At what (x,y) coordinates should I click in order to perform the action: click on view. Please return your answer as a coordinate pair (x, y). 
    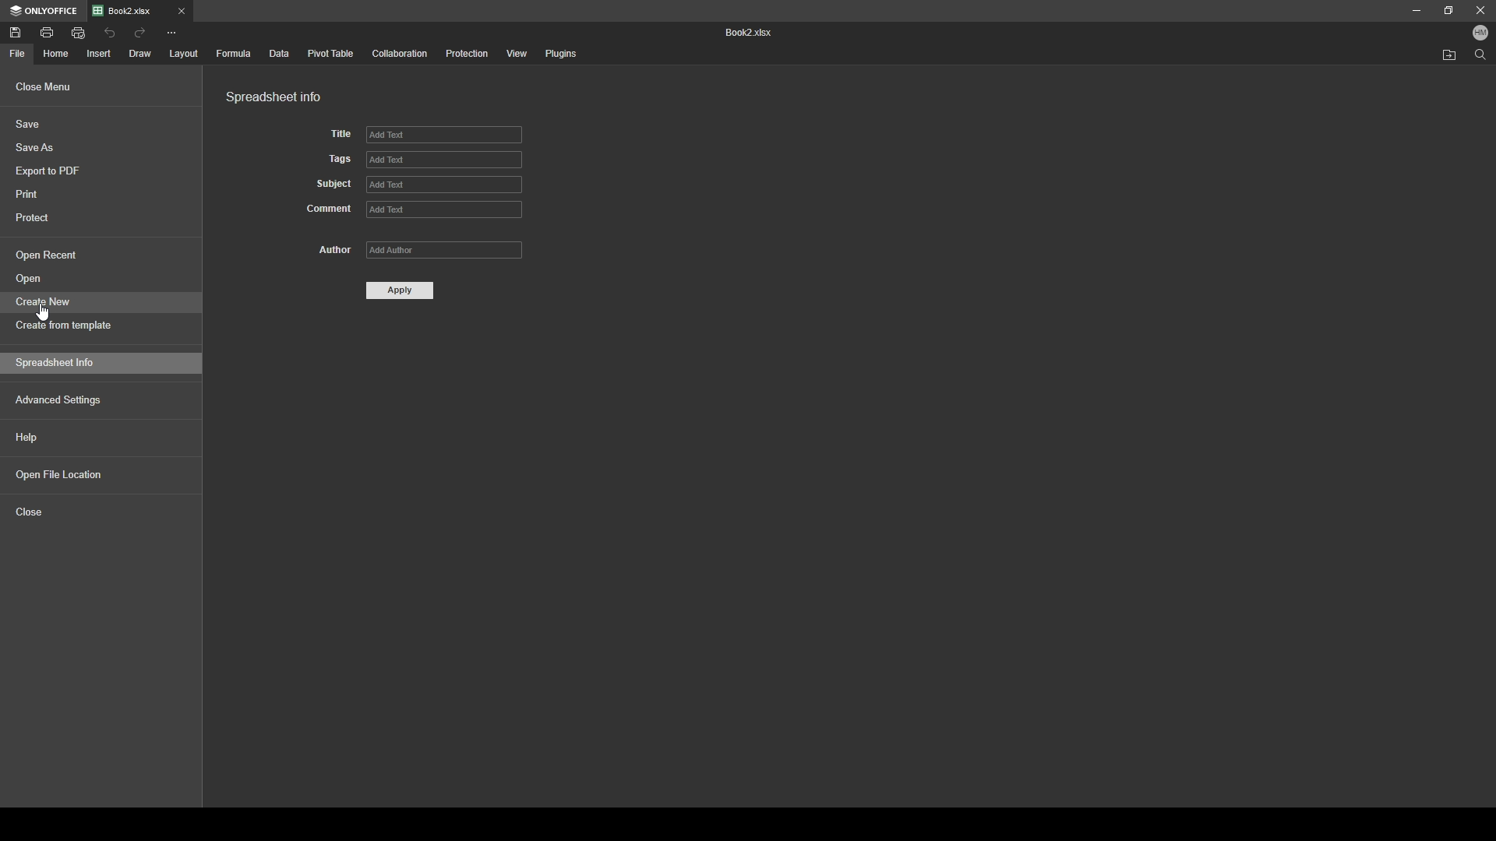
    Looking at the image, I should click on (517, 53).